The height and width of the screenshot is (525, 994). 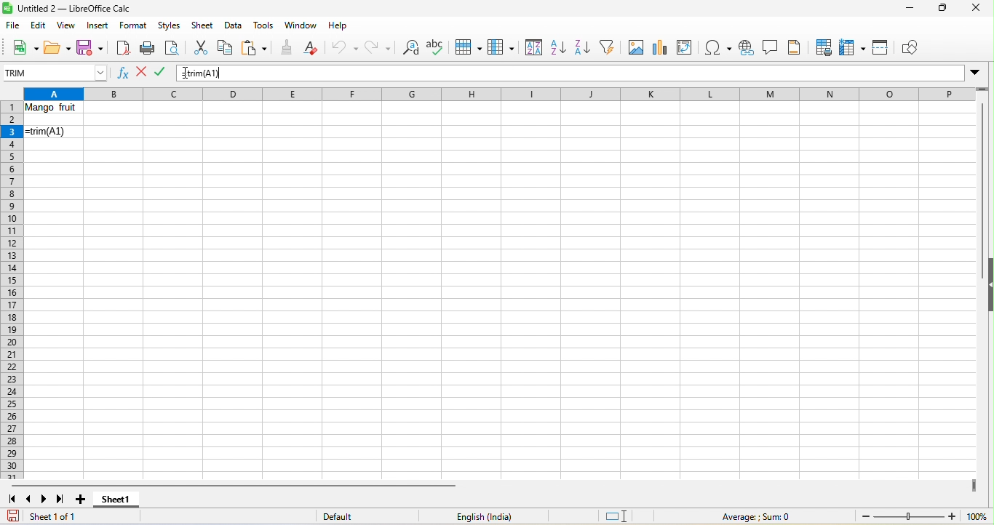 I want to click on window, so click(x=303, y=25).